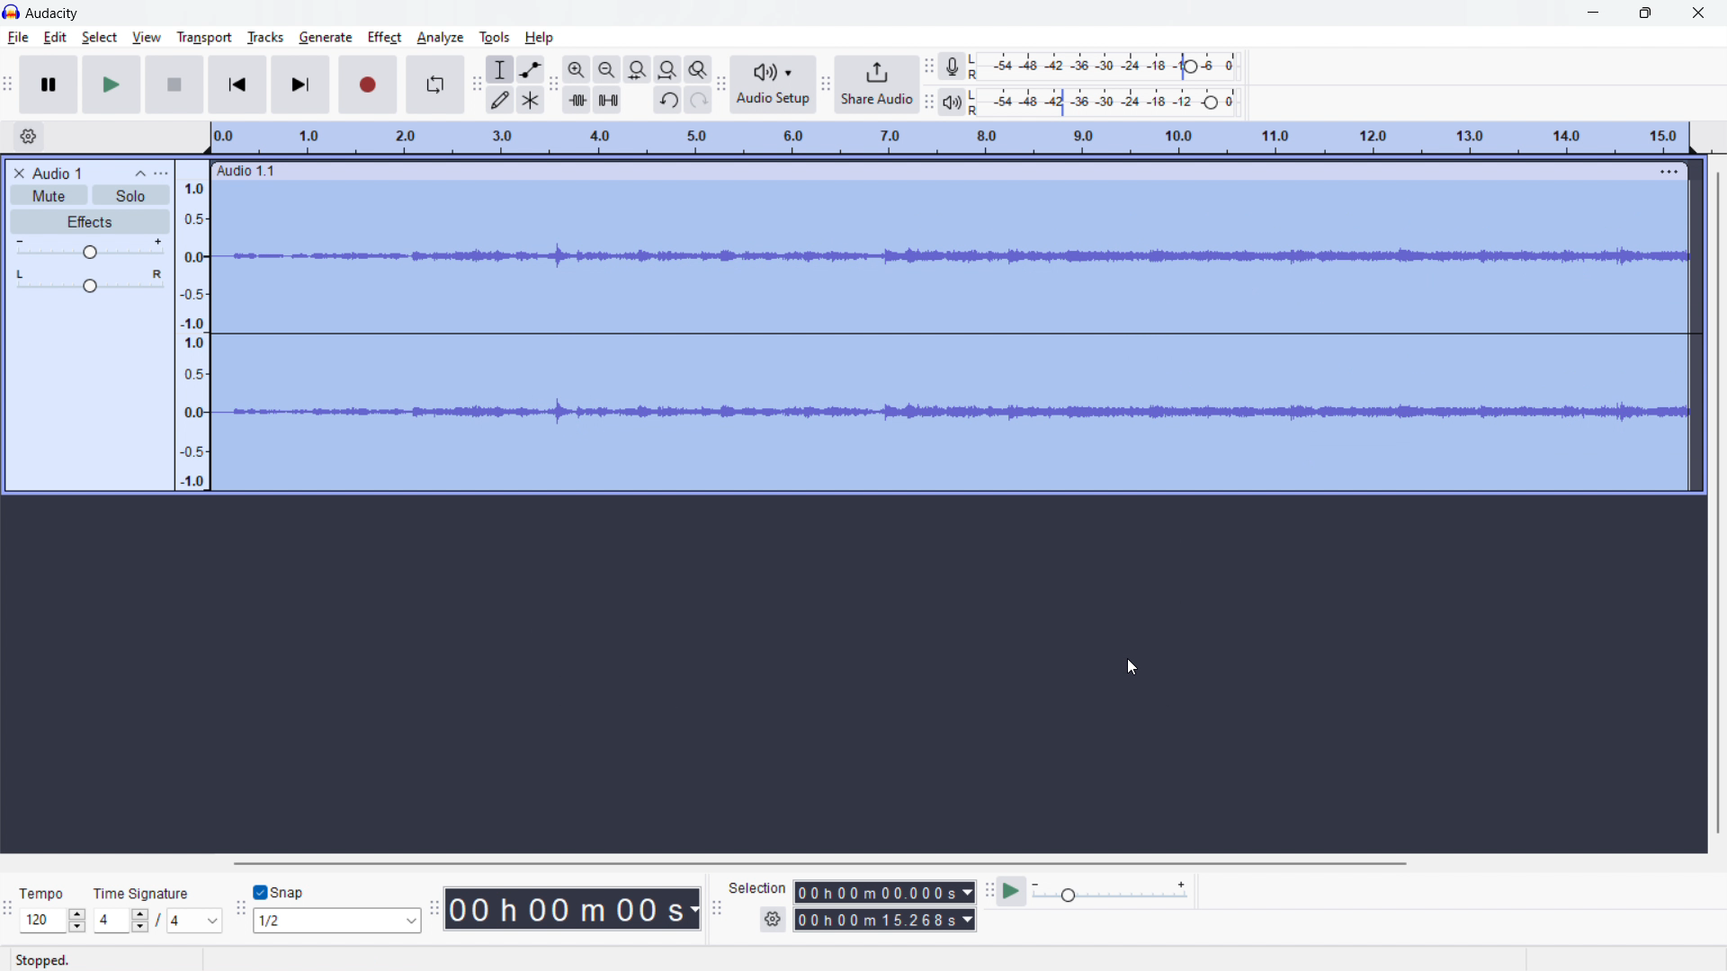 The width and height of the screenshot is (1727, 971). Describe the element at coordinates (18, 174) in the screenshot. I see `delete audio` at that location.